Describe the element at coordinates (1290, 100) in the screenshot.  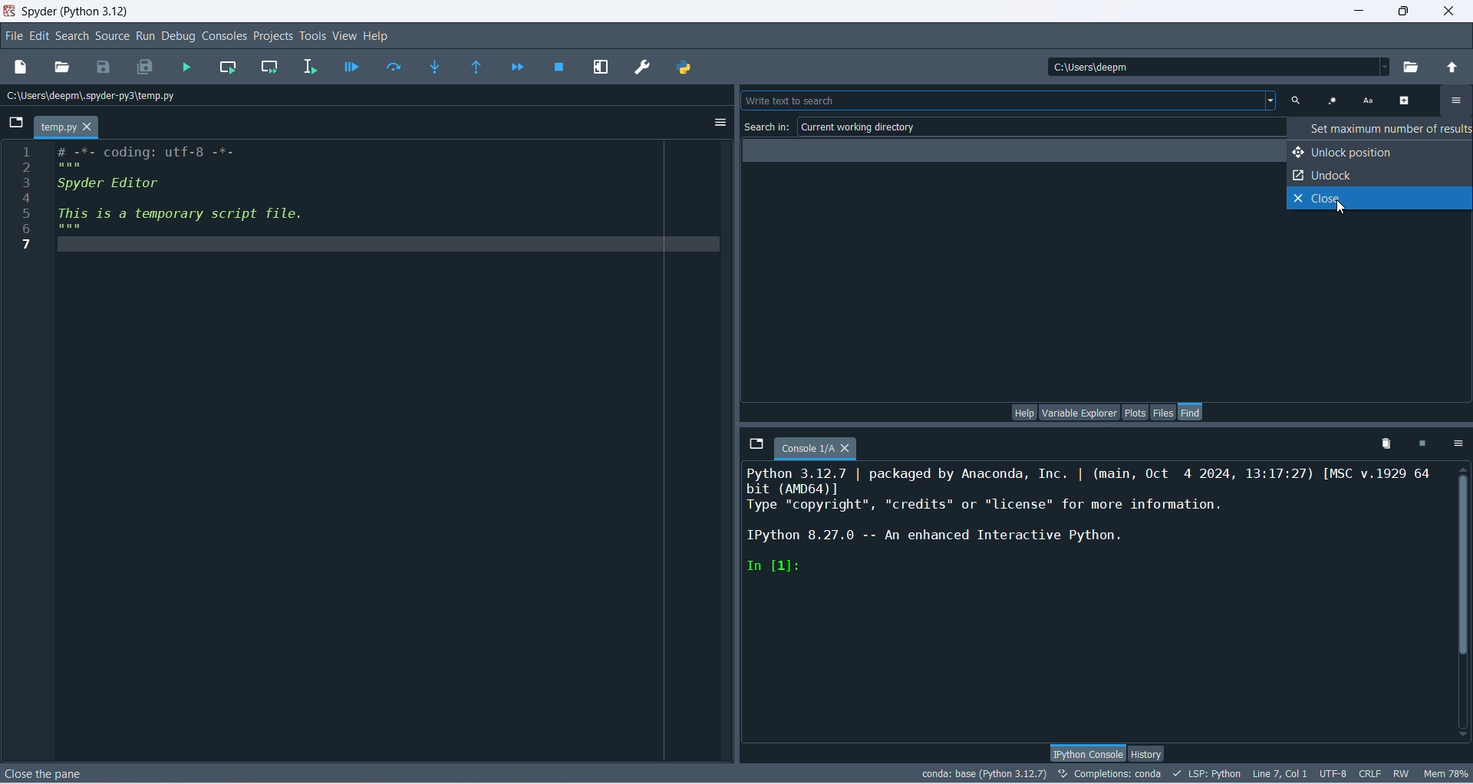
I see `text search` at that location.